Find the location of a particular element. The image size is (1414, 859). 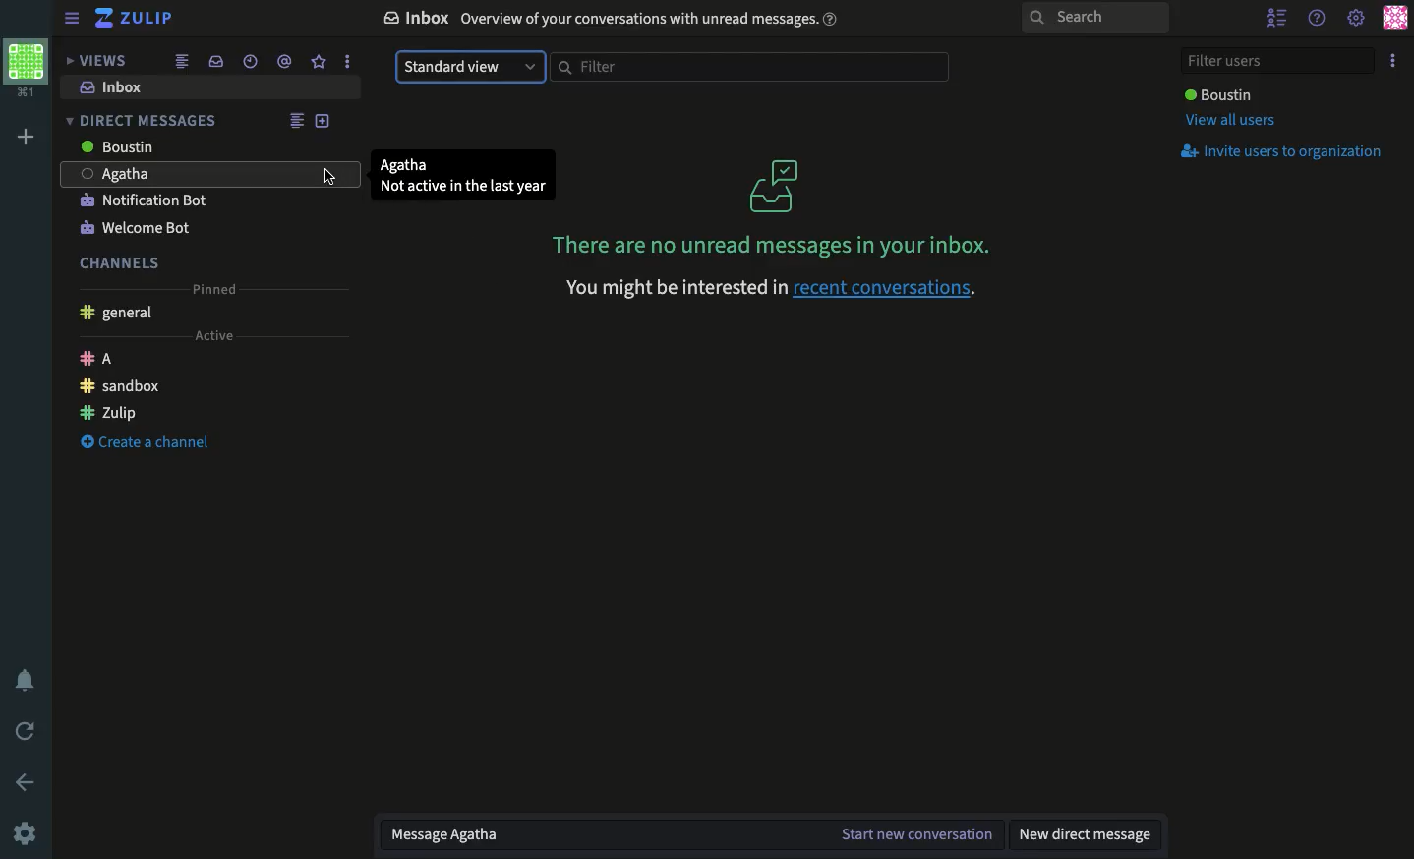

Add is located at coordinates (26, 140).